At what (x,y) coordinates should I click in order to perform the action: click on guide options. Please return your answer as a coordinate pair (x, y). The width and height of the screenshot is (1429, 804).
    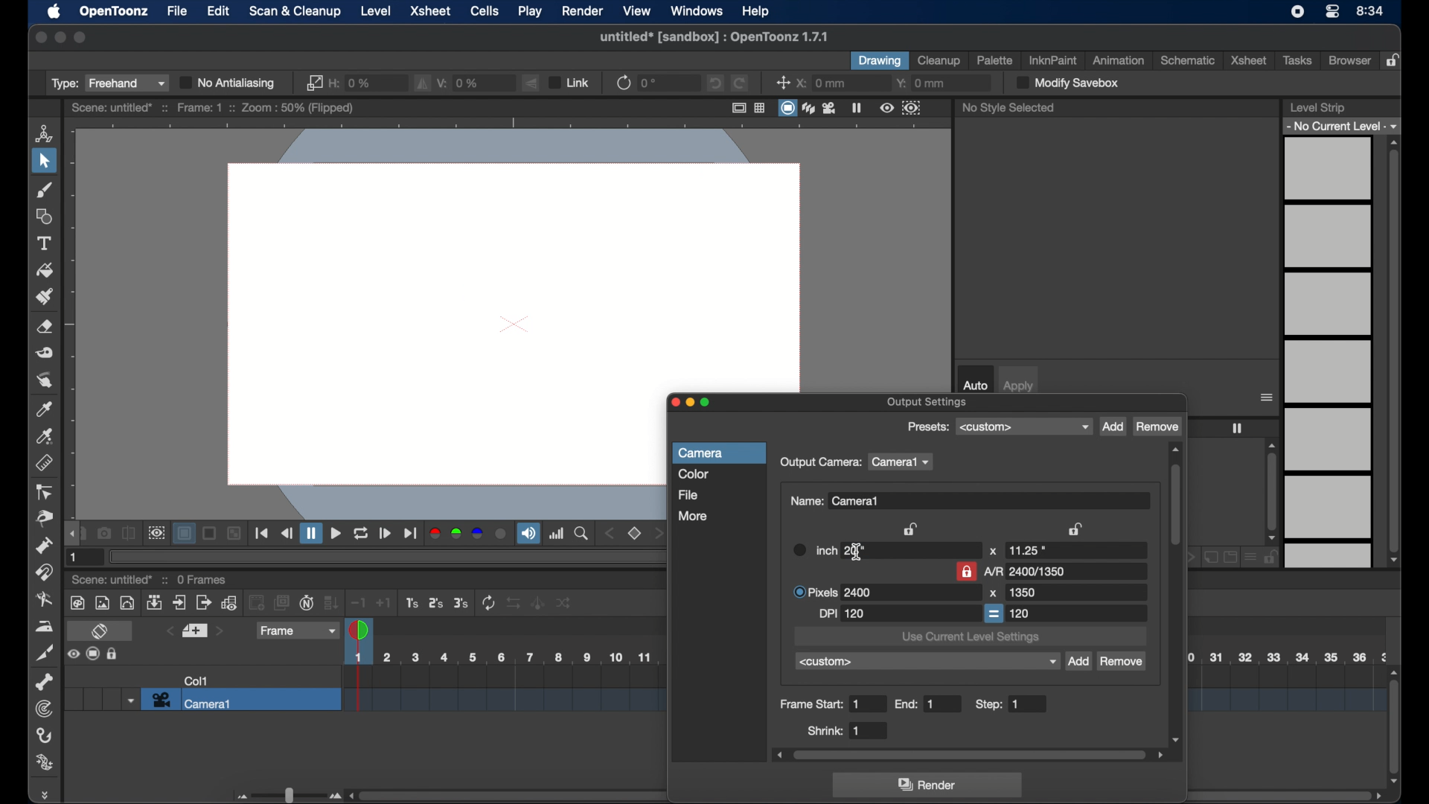
    Looking at the image, I should click on (749, 107).